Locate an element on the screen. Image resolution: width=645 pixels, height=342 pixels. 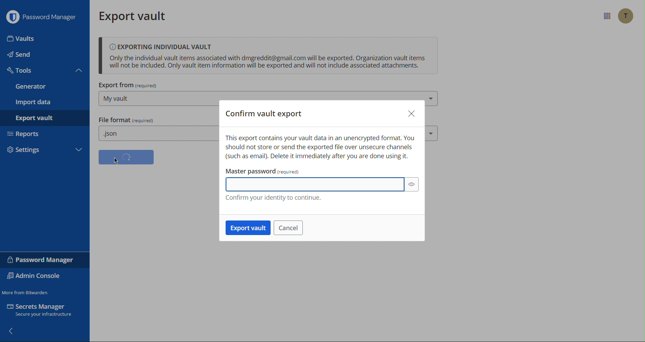
 is located at coordinates (44, 39).